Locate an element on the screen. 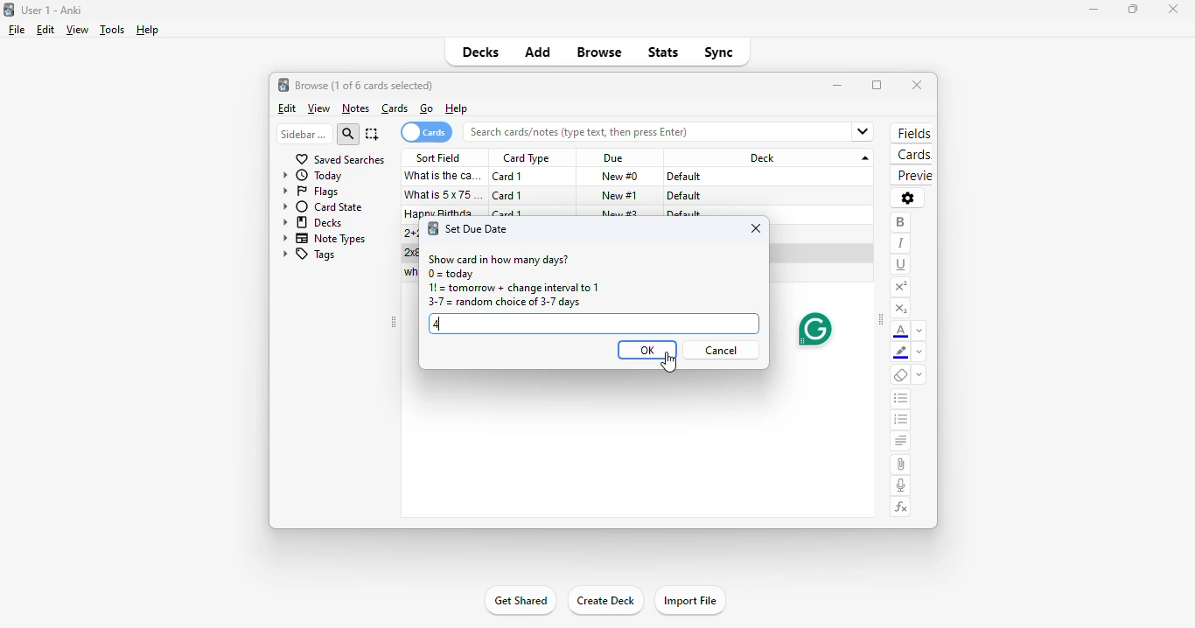 The width and height of the screenshot is (1195, 628). sync is located at coordinates (718, 52).